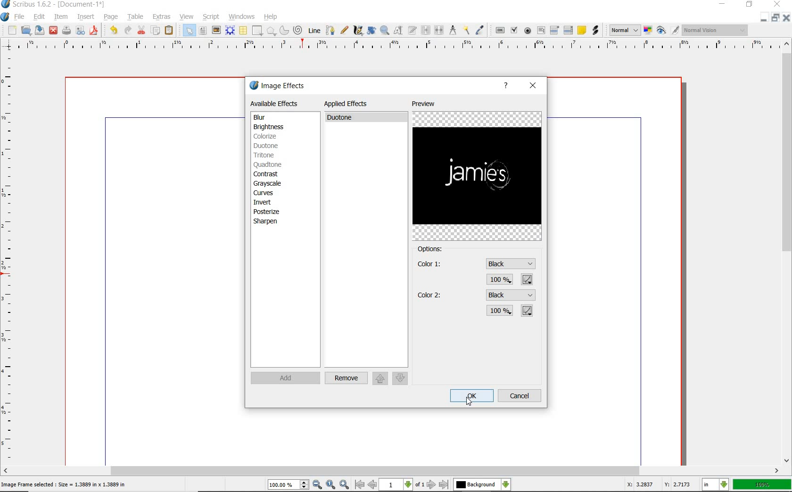 This screenshot has width=792, height=492. What do you see at coordinates (507, 86) in the screenshot?
I see `help` at bounding box center [507, 86].